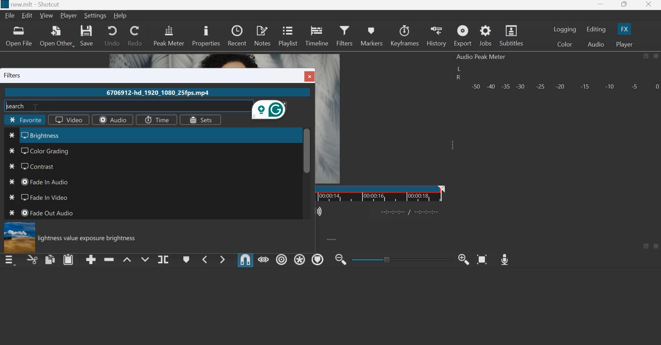  I want to click on Grammarly, so click(270, 111).